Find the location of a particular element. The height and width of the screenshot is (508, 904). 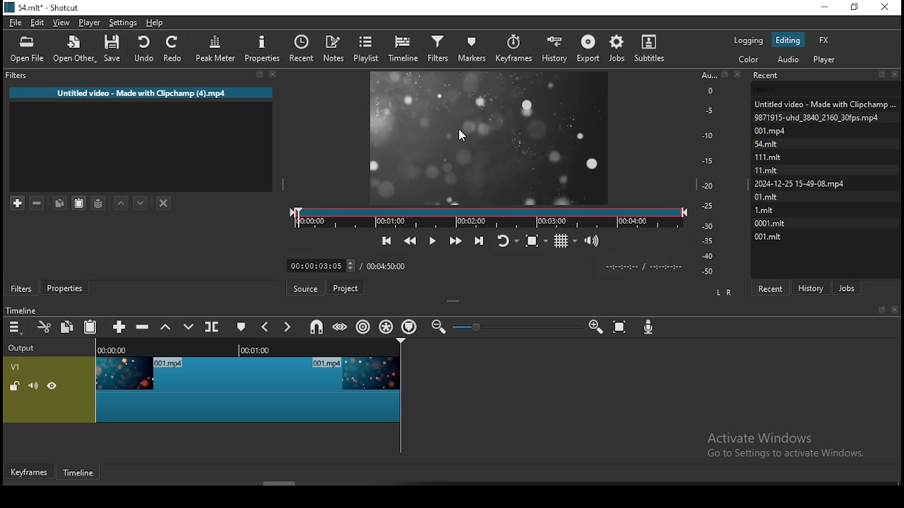

filters is located at coordinates (20, 289).